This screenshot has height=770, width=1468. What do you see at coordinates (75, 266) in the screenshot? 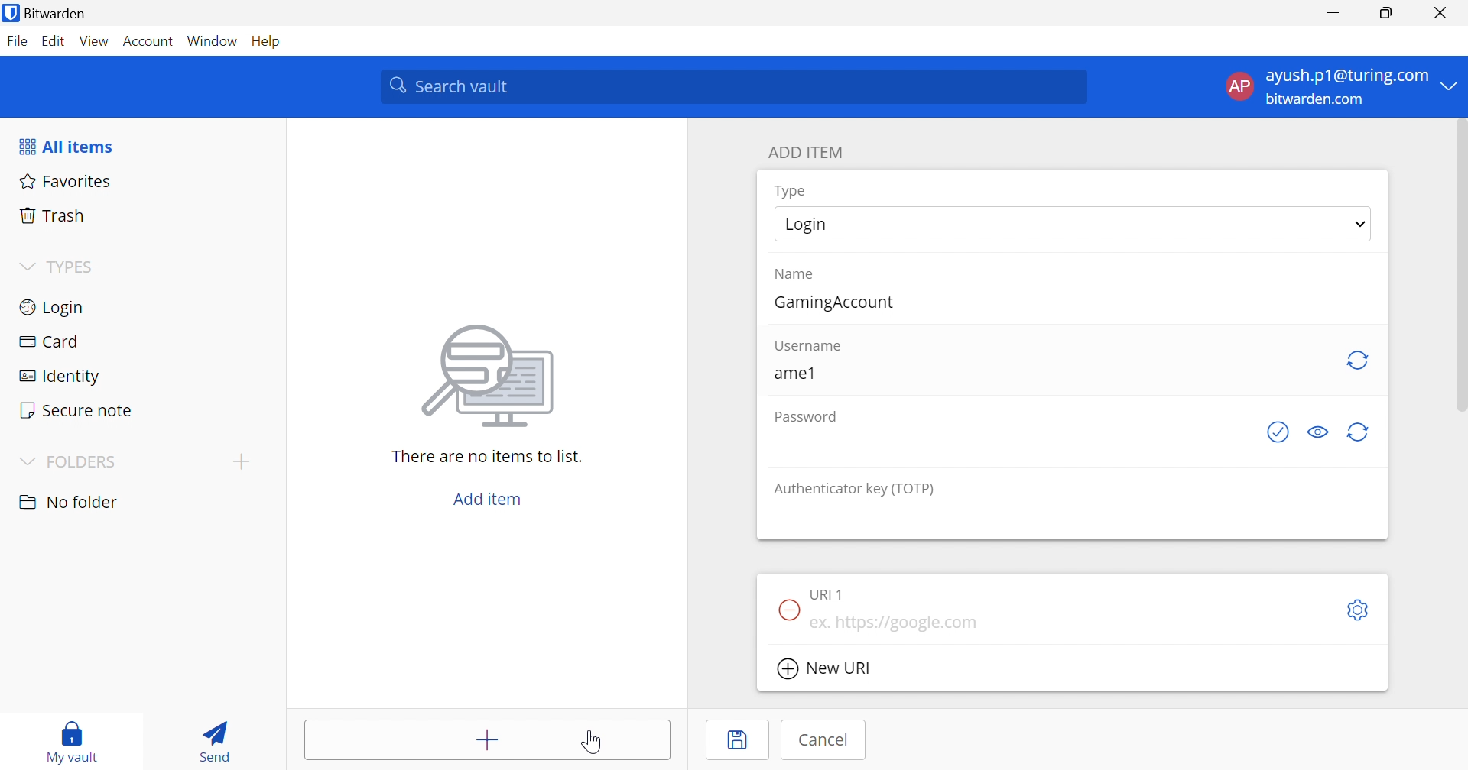
I see `TYPES` at bounding box center [75, 266].